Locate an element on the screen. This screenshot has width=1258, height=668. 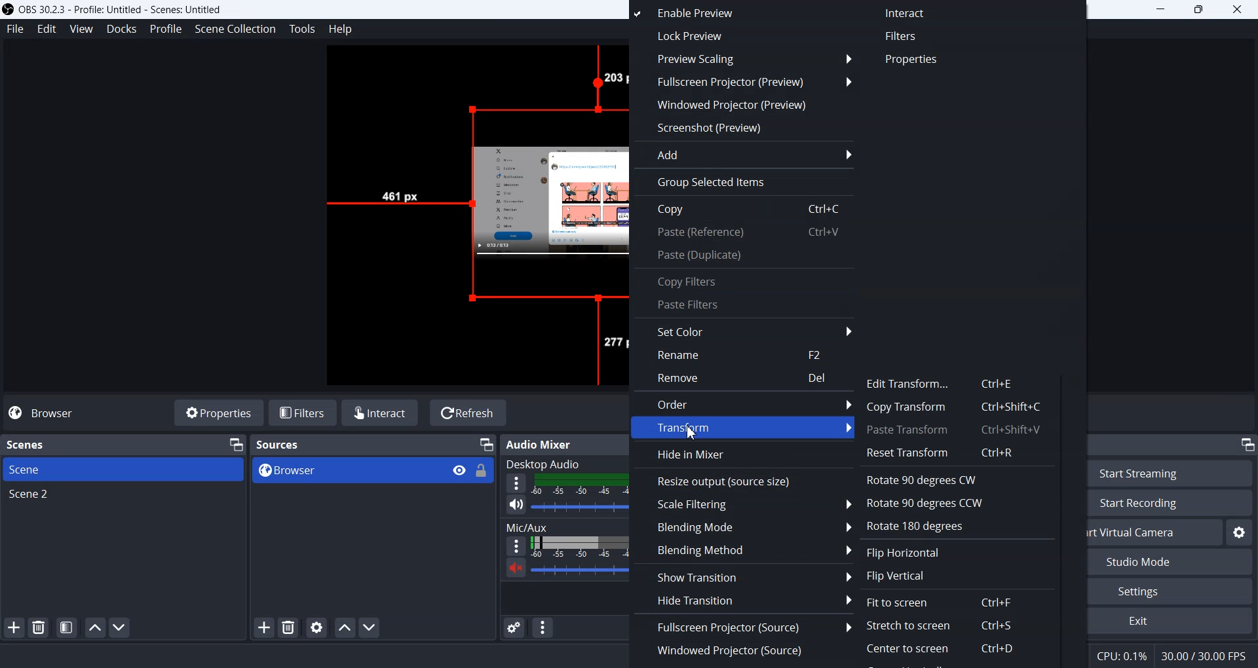
30.00/30.00 FPS is located at coordinates (1207, 655).